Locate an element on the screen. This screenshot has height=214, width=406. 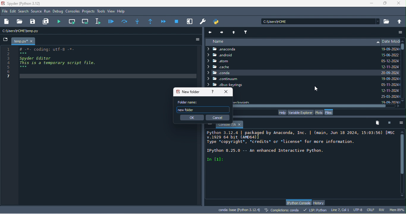
edit is located at coordinates (13, 12).